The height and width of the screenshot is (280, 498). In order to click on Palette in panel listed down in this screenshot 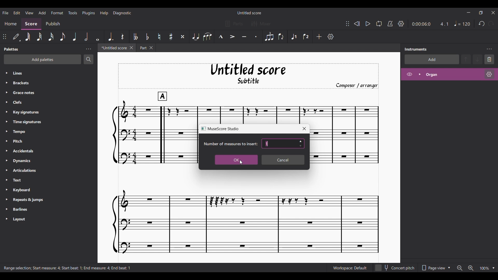, I will do `click(54, 147)`.